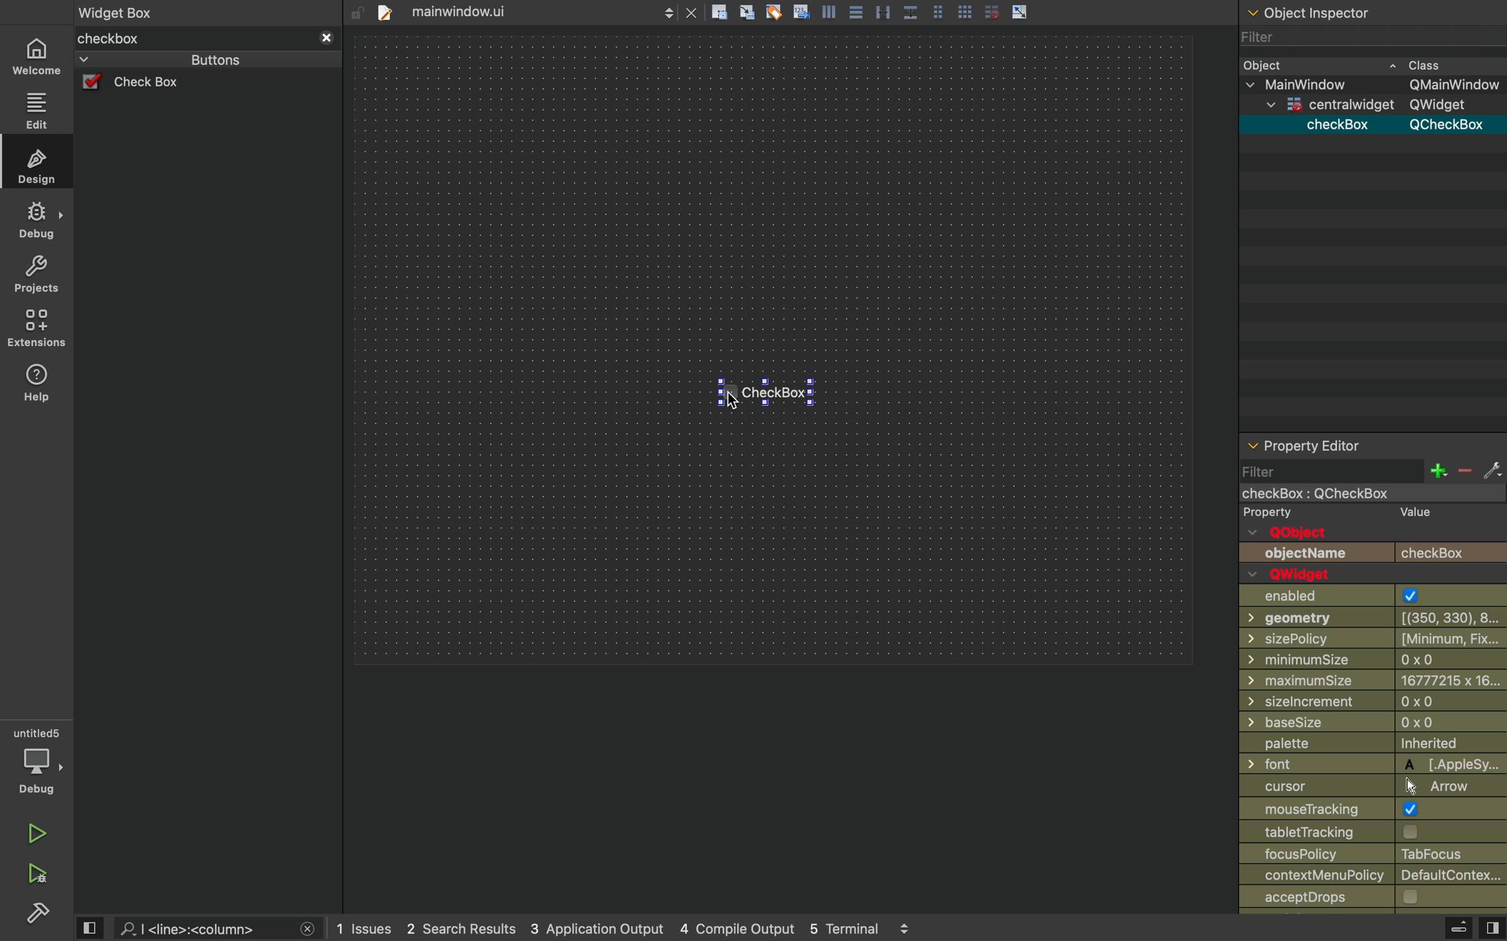  What do you see at coordinates (626, 929) in the screenshot?
I see `logs` at bounding box center [626, 929].